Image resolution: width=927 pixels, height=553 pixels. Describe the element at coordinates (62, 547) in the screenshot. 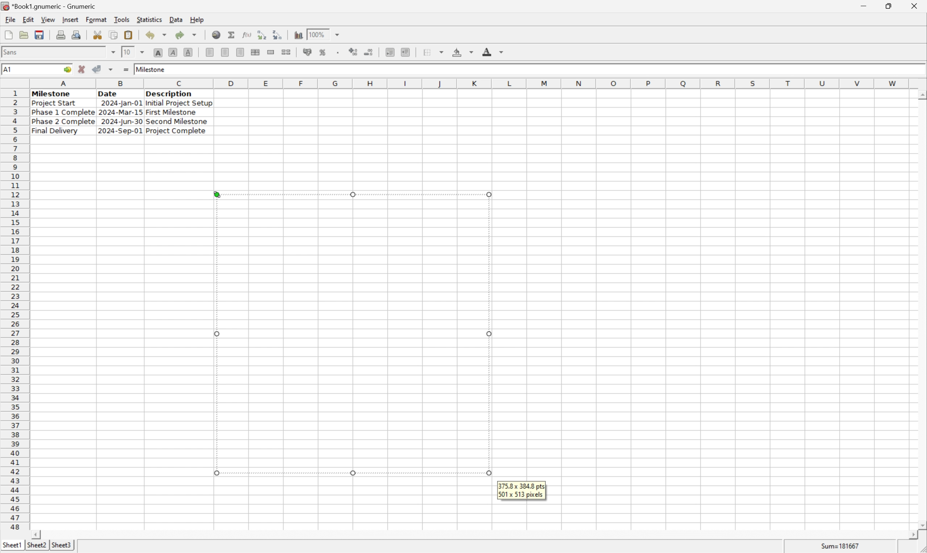

I see `sheet3` at that location.